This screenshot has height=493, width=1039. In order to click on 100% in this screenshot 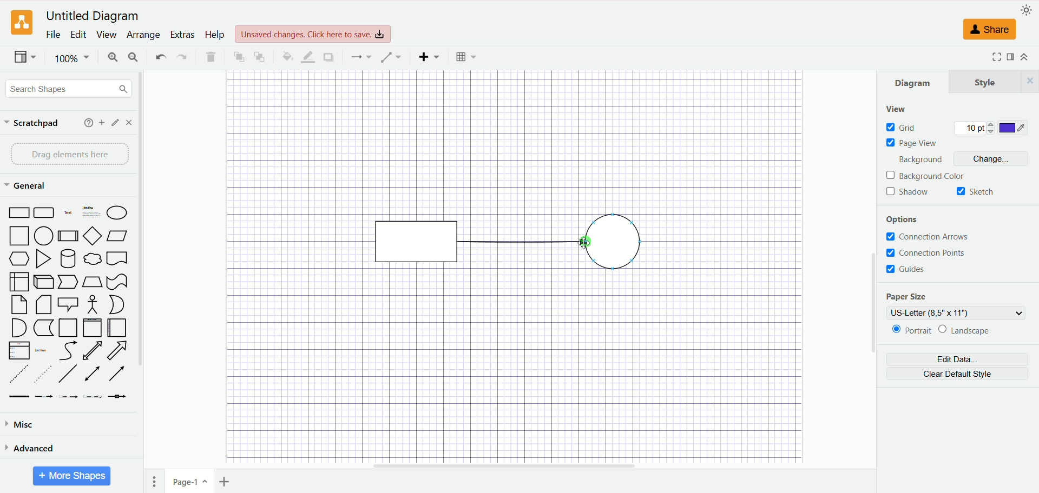, I will do `click(73, 58)`.